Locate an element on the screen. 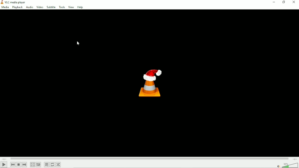  Random is located at coordinates (58, 164).